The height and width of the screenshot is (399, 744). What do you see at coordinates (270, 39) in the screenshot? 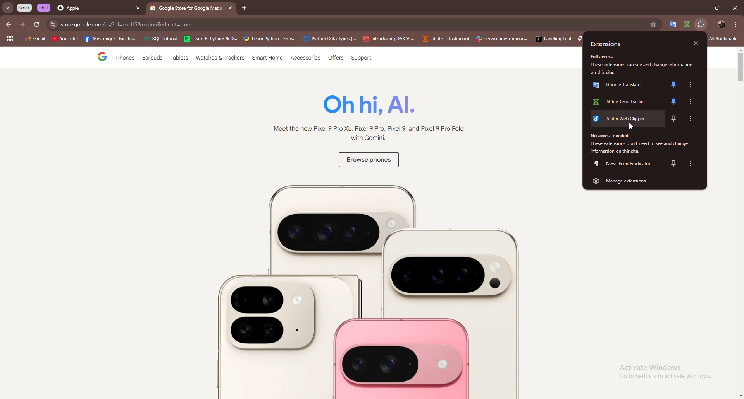
I see `Learn  Python- Free` at bounding box center [270, 39].